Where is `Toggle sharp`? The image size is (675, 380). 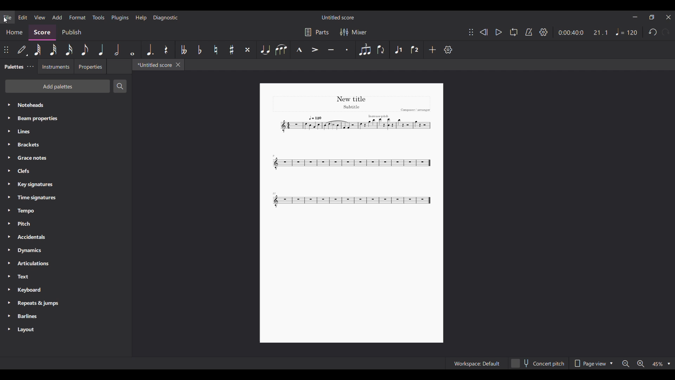 Toggle sharp is located at coordinates (232, 50).